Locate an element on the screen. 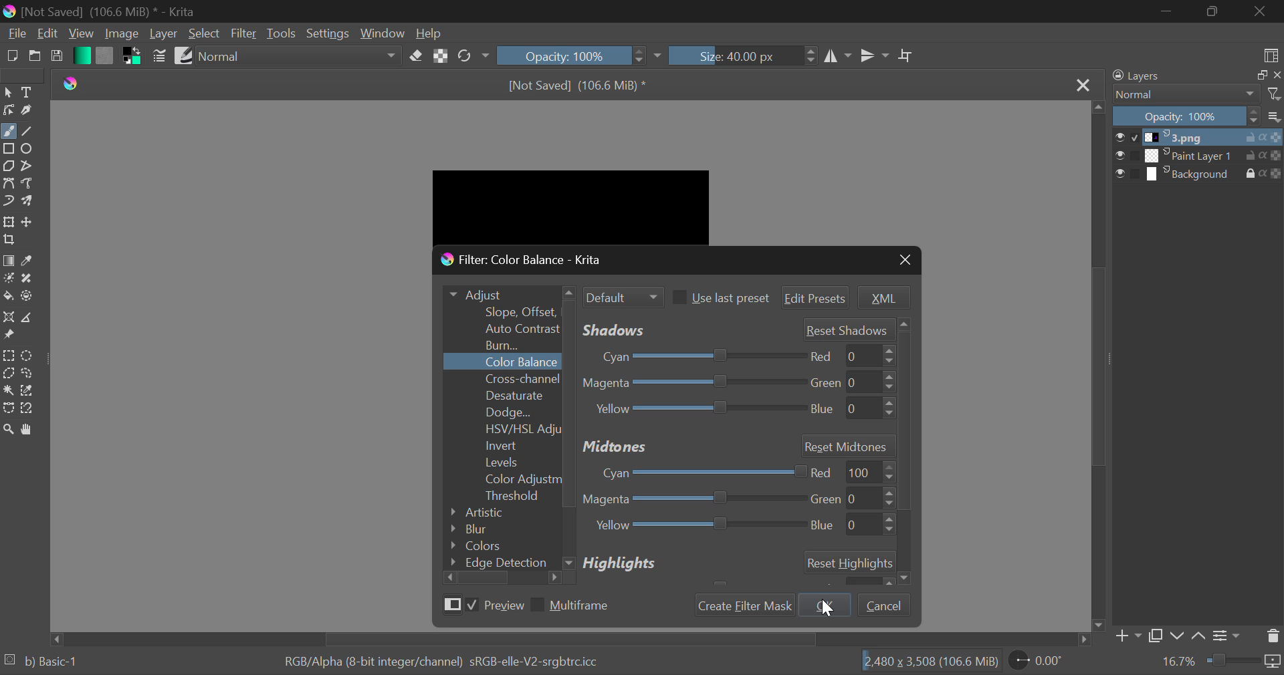 This screenshot has height=675, width=1284. Filter Mode is located at coordinates (621, 295).